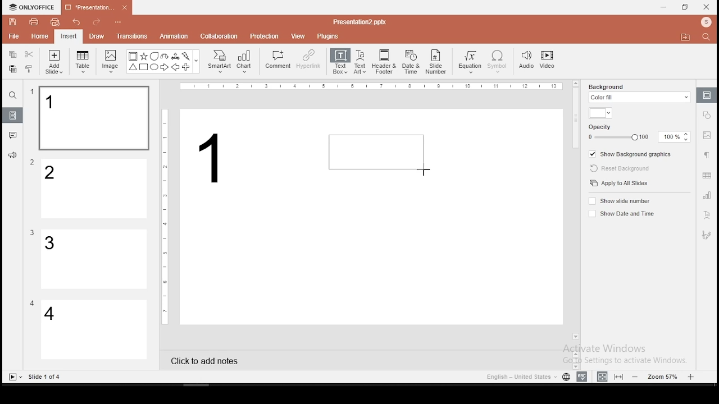 Image resolution: width=719 pixels, height=404 pixels. I want to click on slide 1, so click(93, 118).